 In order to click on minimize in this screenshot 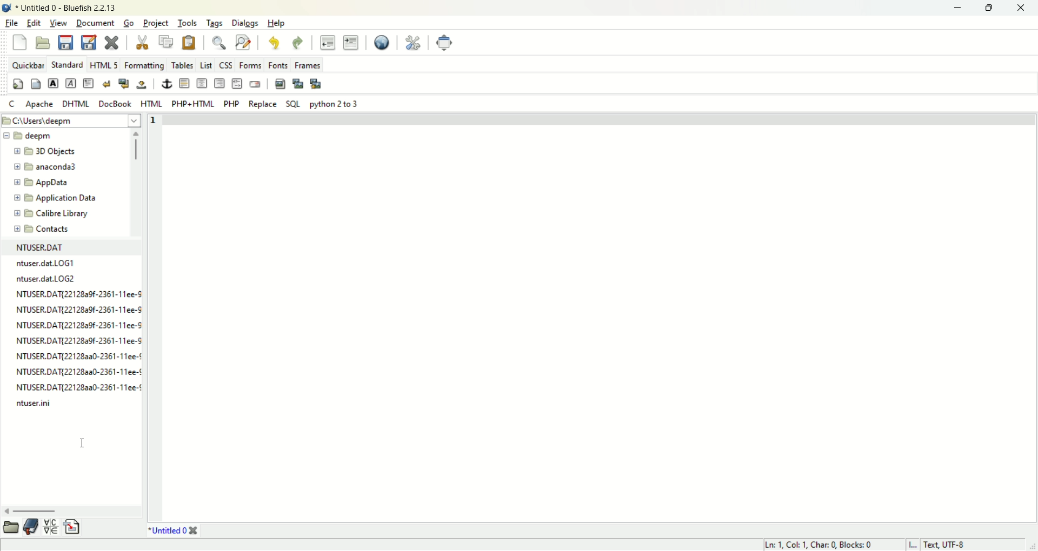, I will do `click(960, 6)`.